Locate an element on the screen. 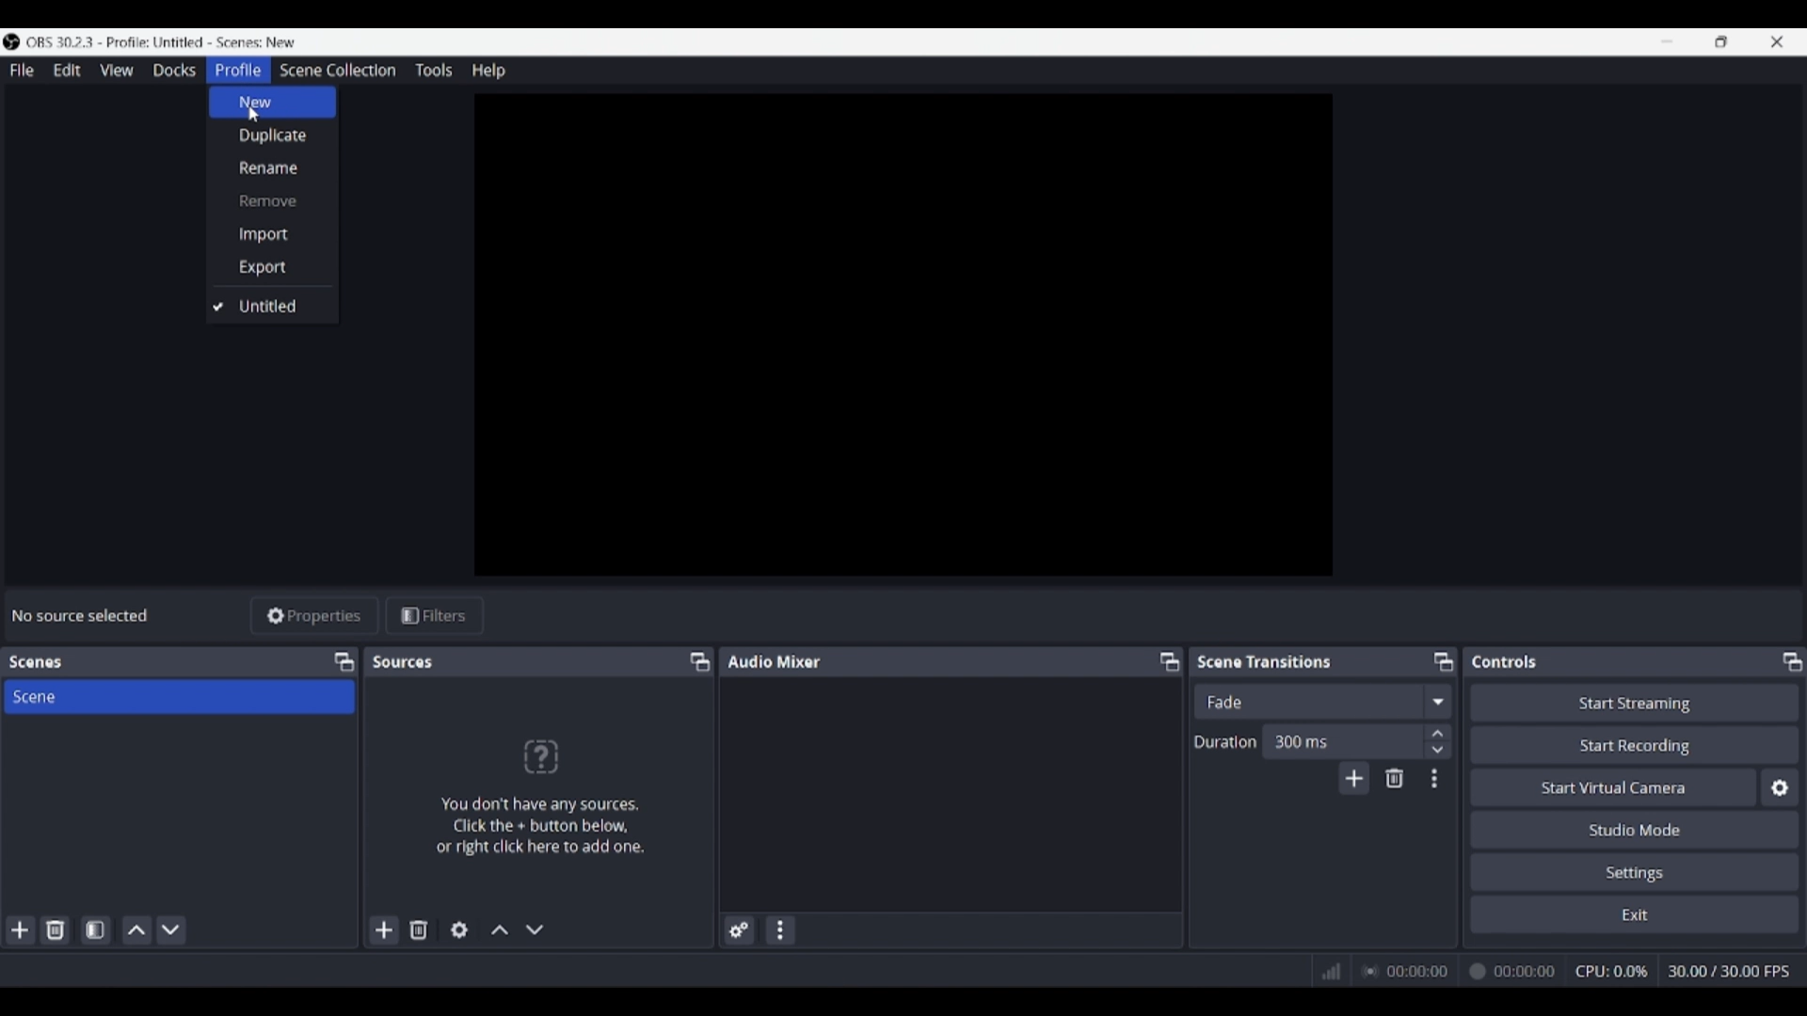  Software logo is located at coordinates (11, 41).